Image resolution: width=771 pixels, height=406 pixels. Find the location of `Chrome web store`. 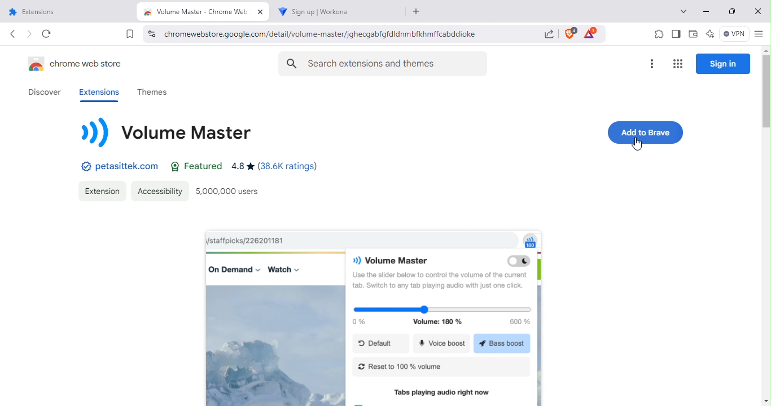

Chrome web store is located at coordinates (75, 63).